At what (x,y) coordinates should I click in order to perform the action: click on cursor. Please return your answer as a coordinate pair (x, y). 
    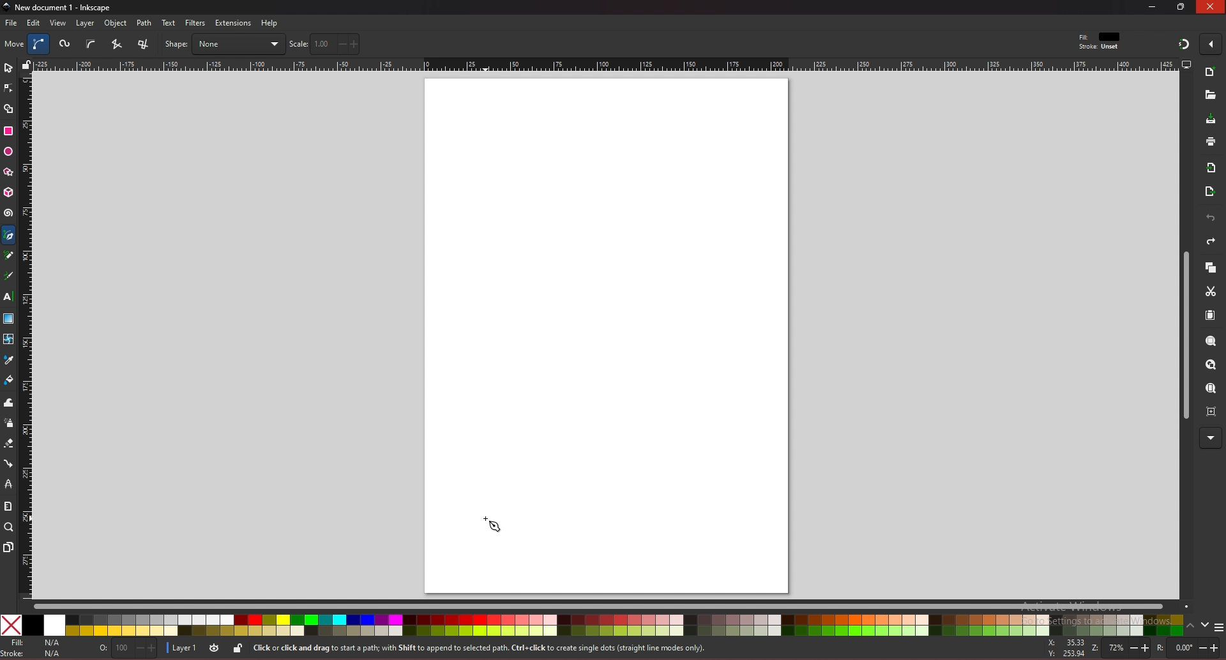
    Looking at the image, I should click on (493, 523).